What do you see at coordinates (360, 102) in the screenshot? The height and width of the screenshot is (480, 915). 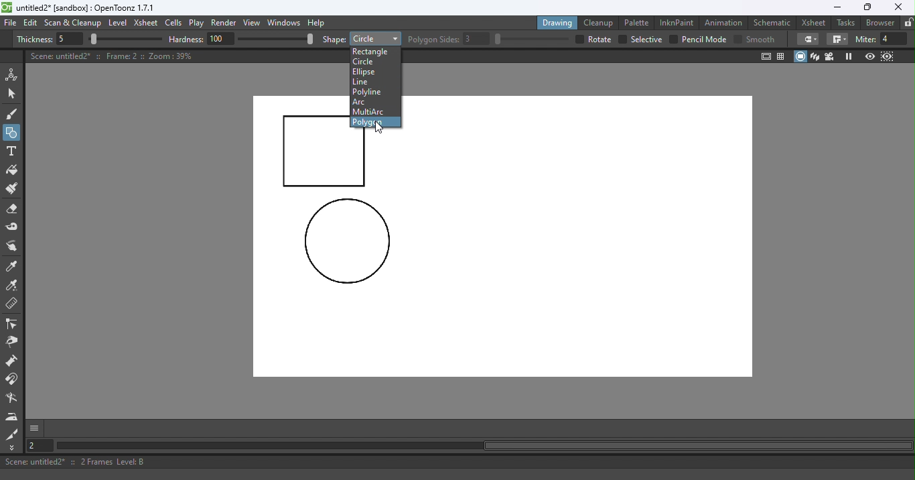 I see `Arc` at bounding box center [360, 102].